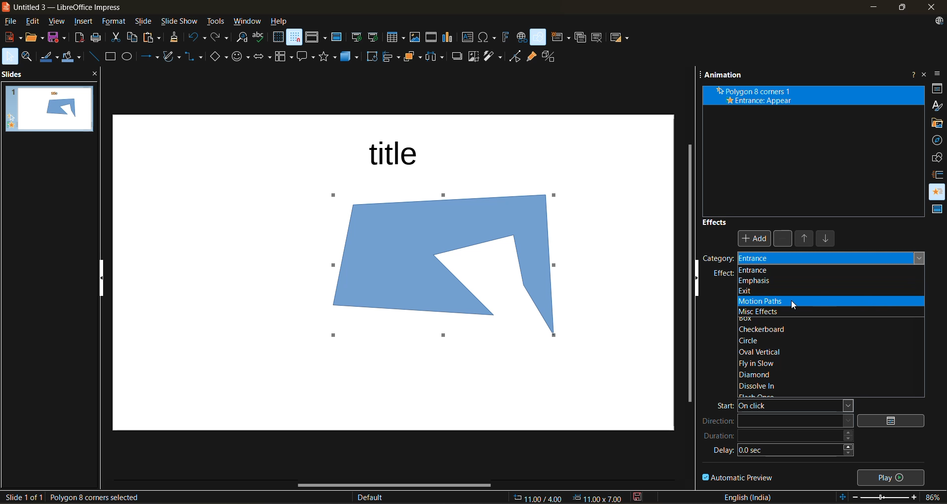 The width and height of the screenshot is (947, 504). What do you see at coordinates (451, 269) in the screenshot?
I see `shape inserted` at bounding box center [451, 269].